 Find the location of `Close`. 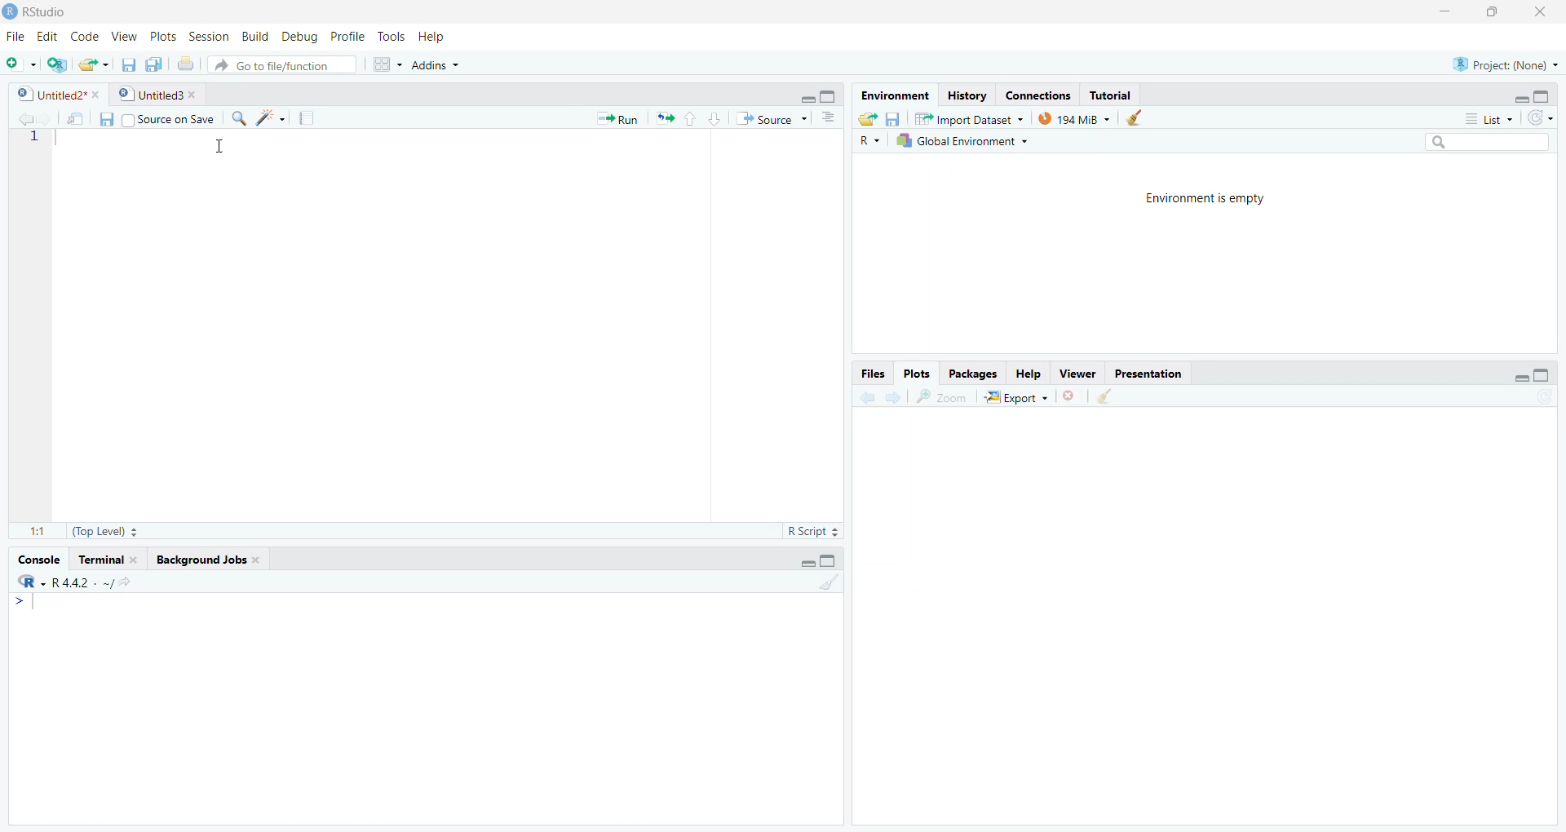

Close is located at coordinates (1538, 11).